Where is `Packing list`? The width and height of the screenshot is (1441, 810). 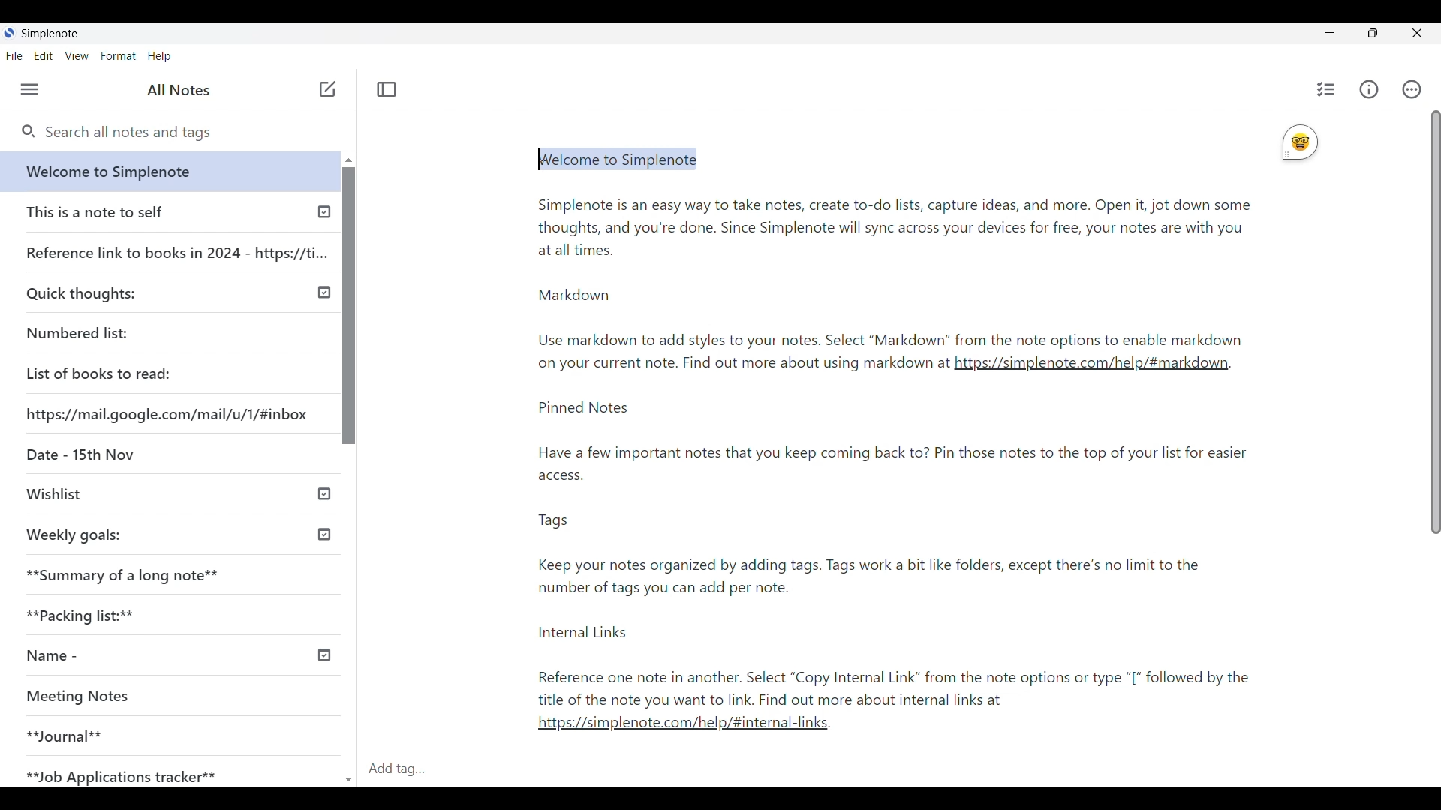
Packing list is located at coordinates (78, 615).